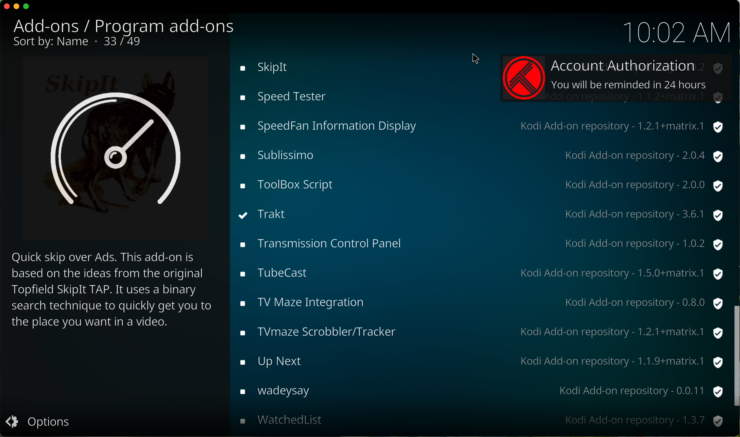 The width and height of the screenshot is (740, 437). What do you see at coordinates (480, 390) in the screenshot?
I see `wikipedia` at bounding box center [480, 390].